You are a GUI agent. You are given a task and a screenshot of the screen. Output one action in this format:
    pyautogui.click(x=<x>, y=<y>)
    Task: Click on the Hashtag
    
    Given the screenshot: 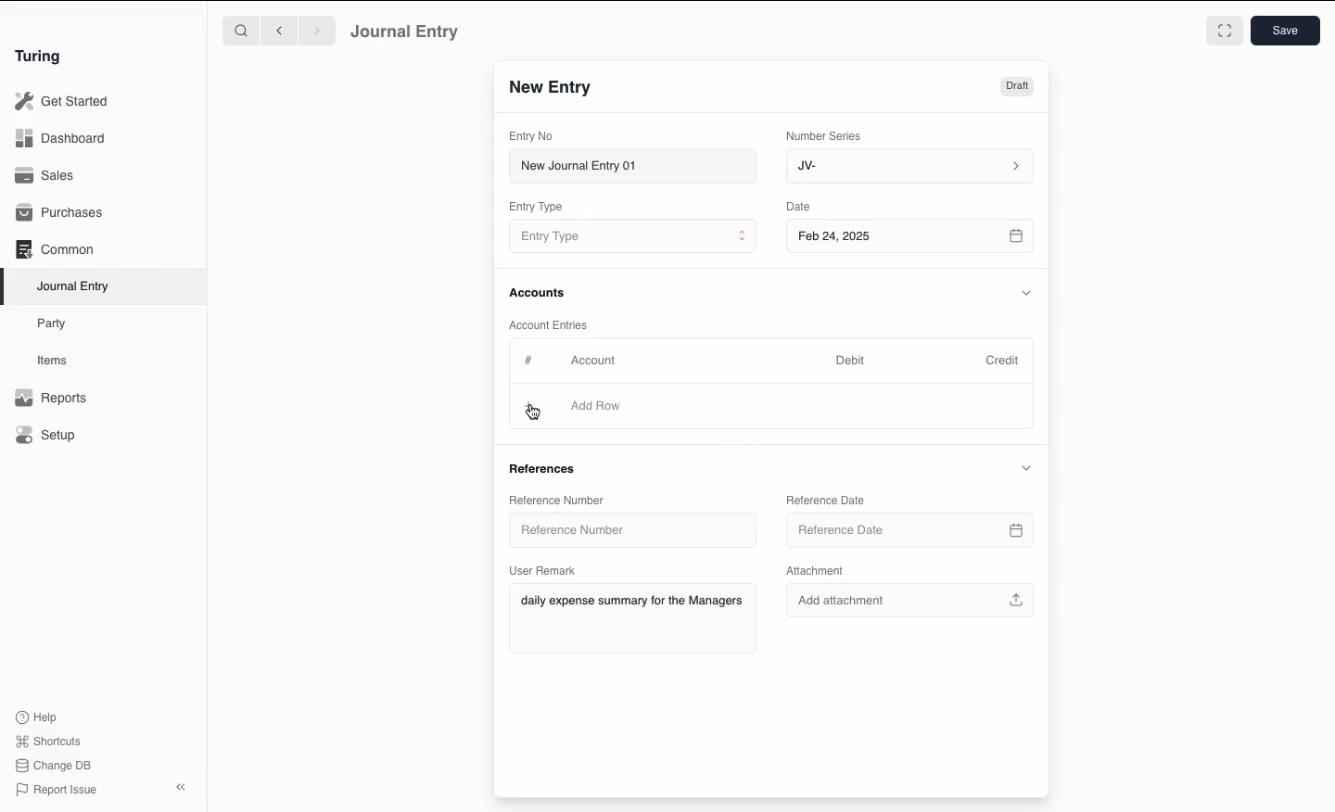 What is the action you would take?
    pyautogui.click(x=530, y=360)
    